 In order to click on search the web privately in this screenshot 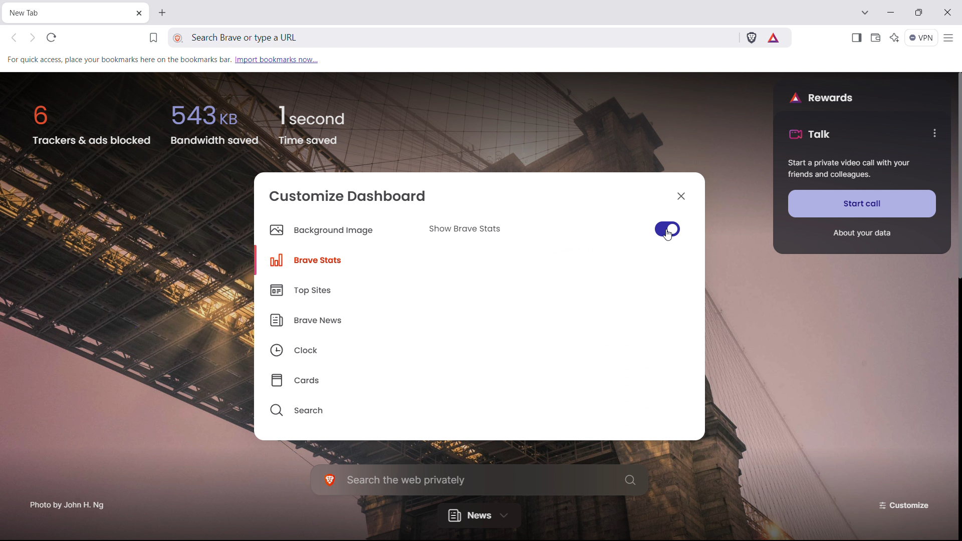, I will do `click(480, 479)`.